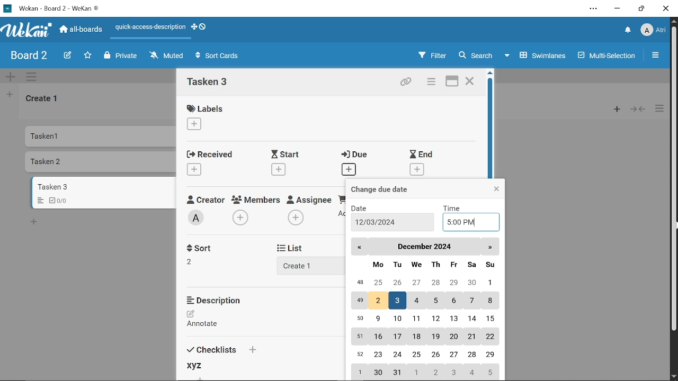 The height and width of the screenshot is (381, 678). Describe the element at coordinates (202, 28) in the screenshot. I see `show desktop drag handles` at that location.